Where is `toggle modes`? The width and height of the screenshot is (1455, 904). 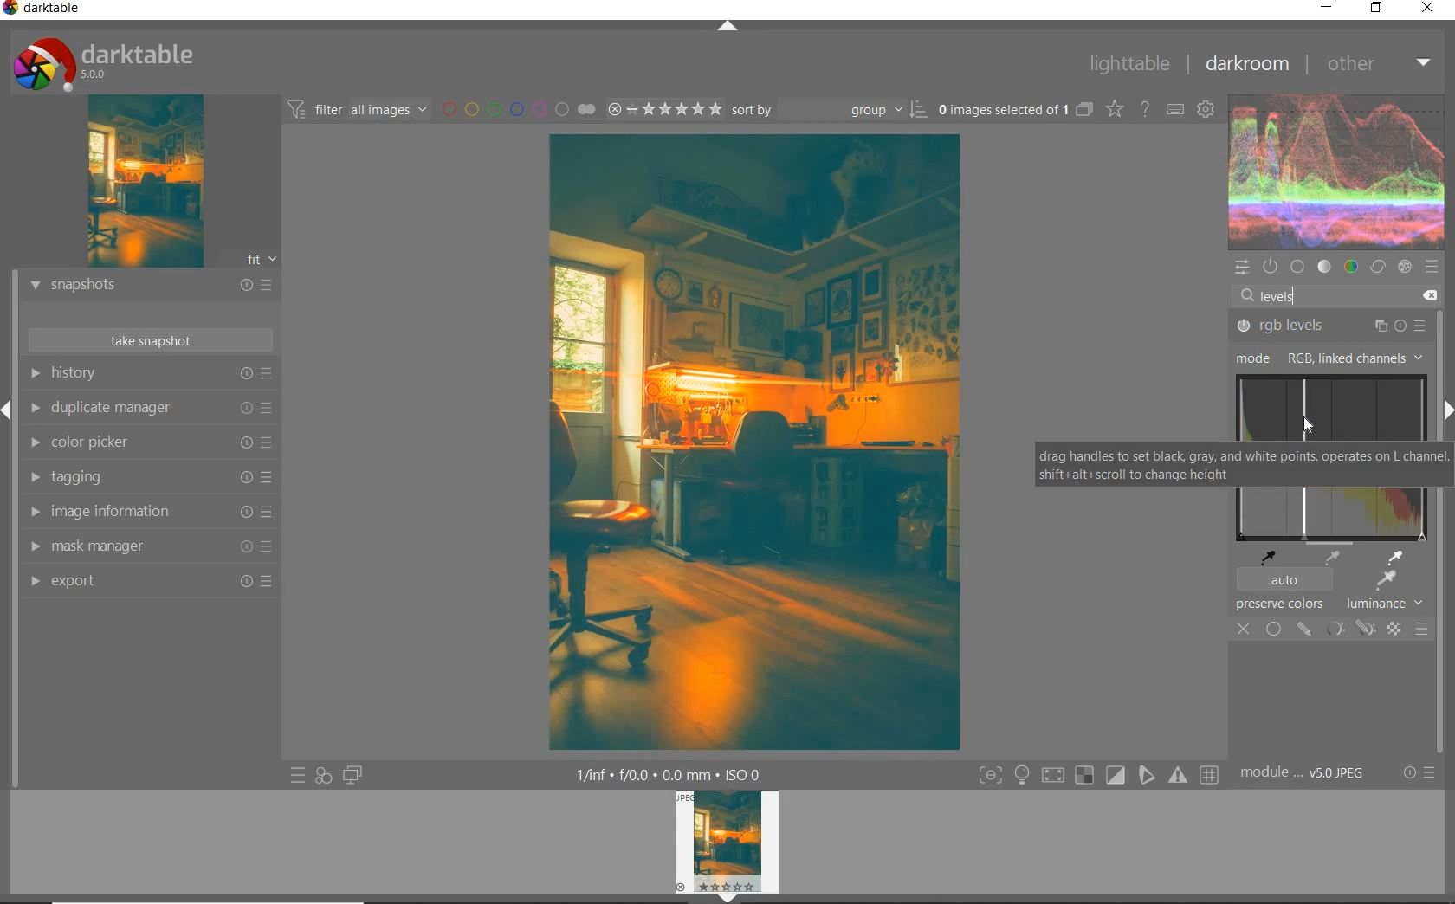 toggle modes is located at coordinates (1094, 774).